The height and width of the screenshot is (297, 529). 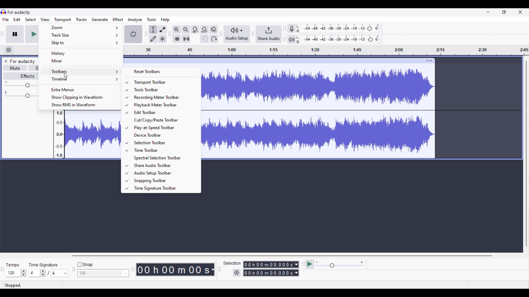 What do you see at coordinates (17, 19) in the screenshot?
I see `Edit` at bounding box center [17, 19].